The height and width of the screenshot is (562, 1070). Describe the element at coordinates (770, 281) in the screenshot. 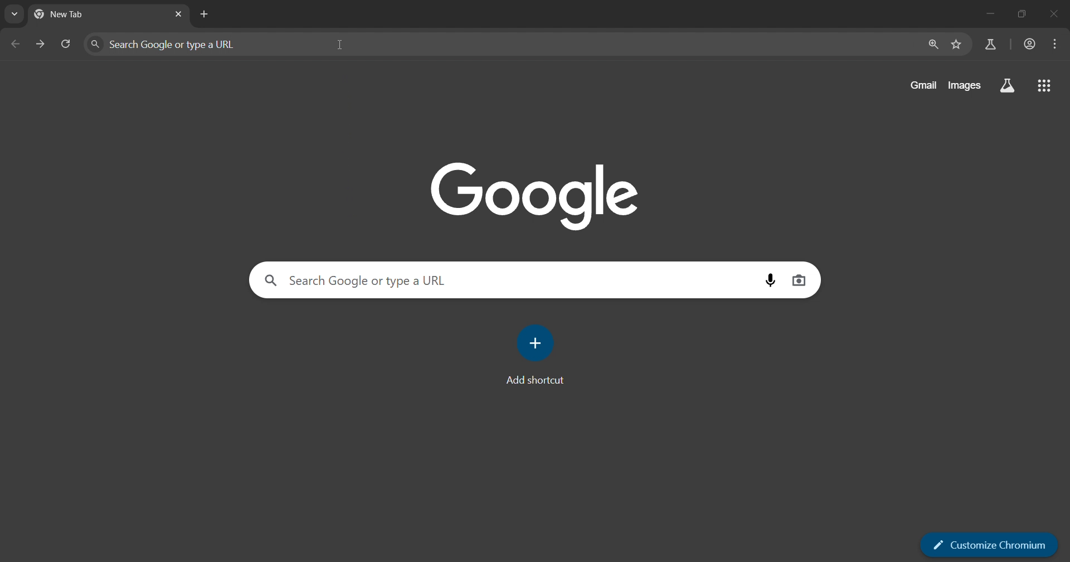

I see `voice search` at that location.